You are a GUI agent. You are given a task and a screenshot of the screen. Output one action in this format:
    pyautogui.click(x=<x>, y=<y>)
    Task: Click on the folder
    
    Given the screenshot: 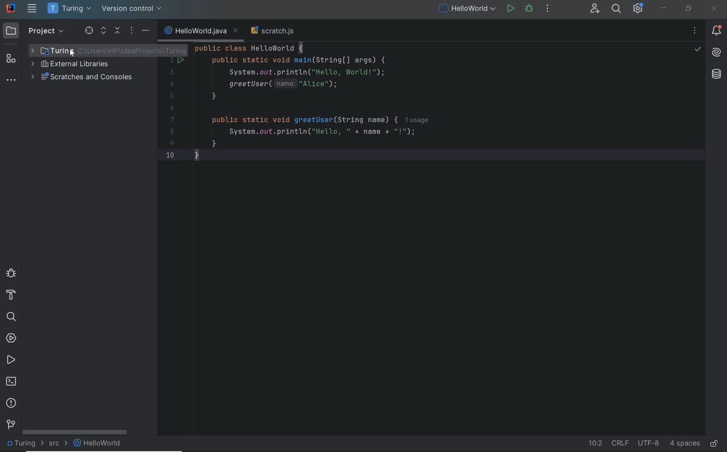 What is the action you would take?
    pyautogui.click(x=26, y=444)
    